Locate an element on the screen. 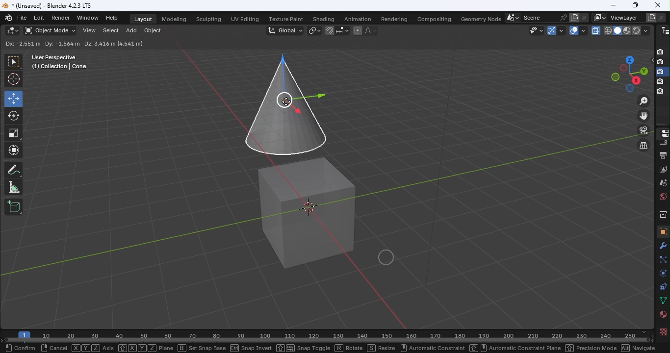  Toggle the camera view is located at coordinates (644, 130).